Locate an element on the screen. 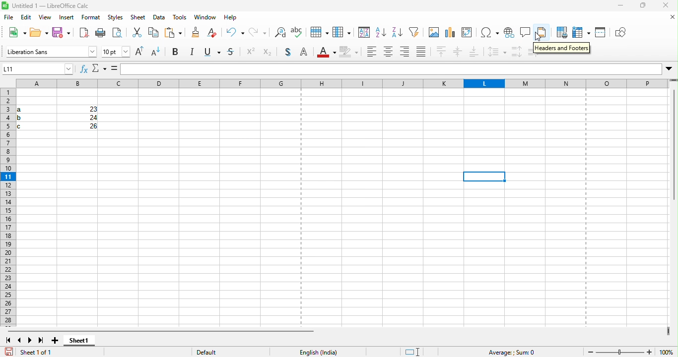  align bottom is located at coordinates (476, 52).